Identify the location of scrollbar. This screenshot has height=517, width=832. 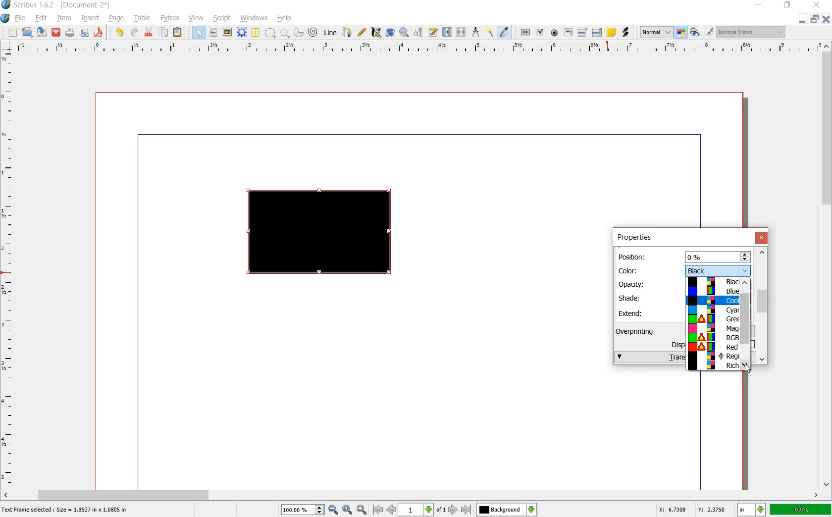
(747, 326).